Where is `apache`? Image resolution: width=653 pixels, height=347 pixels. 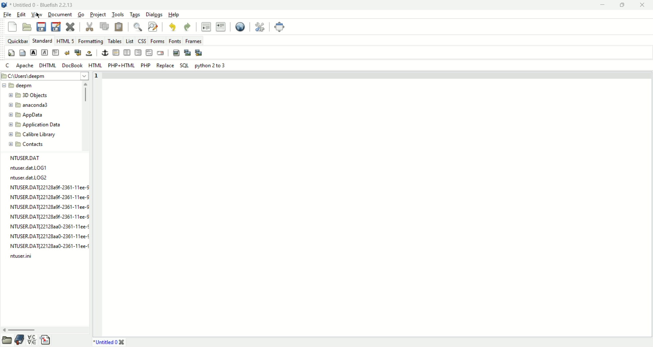
apache is located at coordinates (26, 66).